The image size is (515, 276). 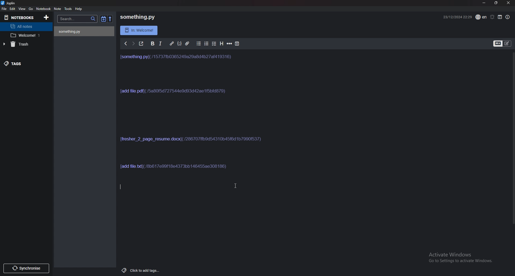 What do you see at coordinates (207, 44) in the screenshot?
I see `Number list` at bounding box center [207, 44].